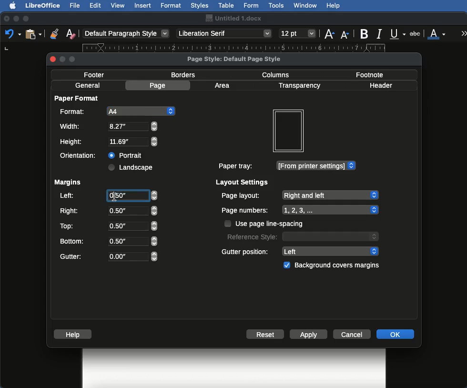 This screenshot has height=388, width=467. Describe the element at coordinates (233, 18) in the screenshot. I see `Name` at that location.